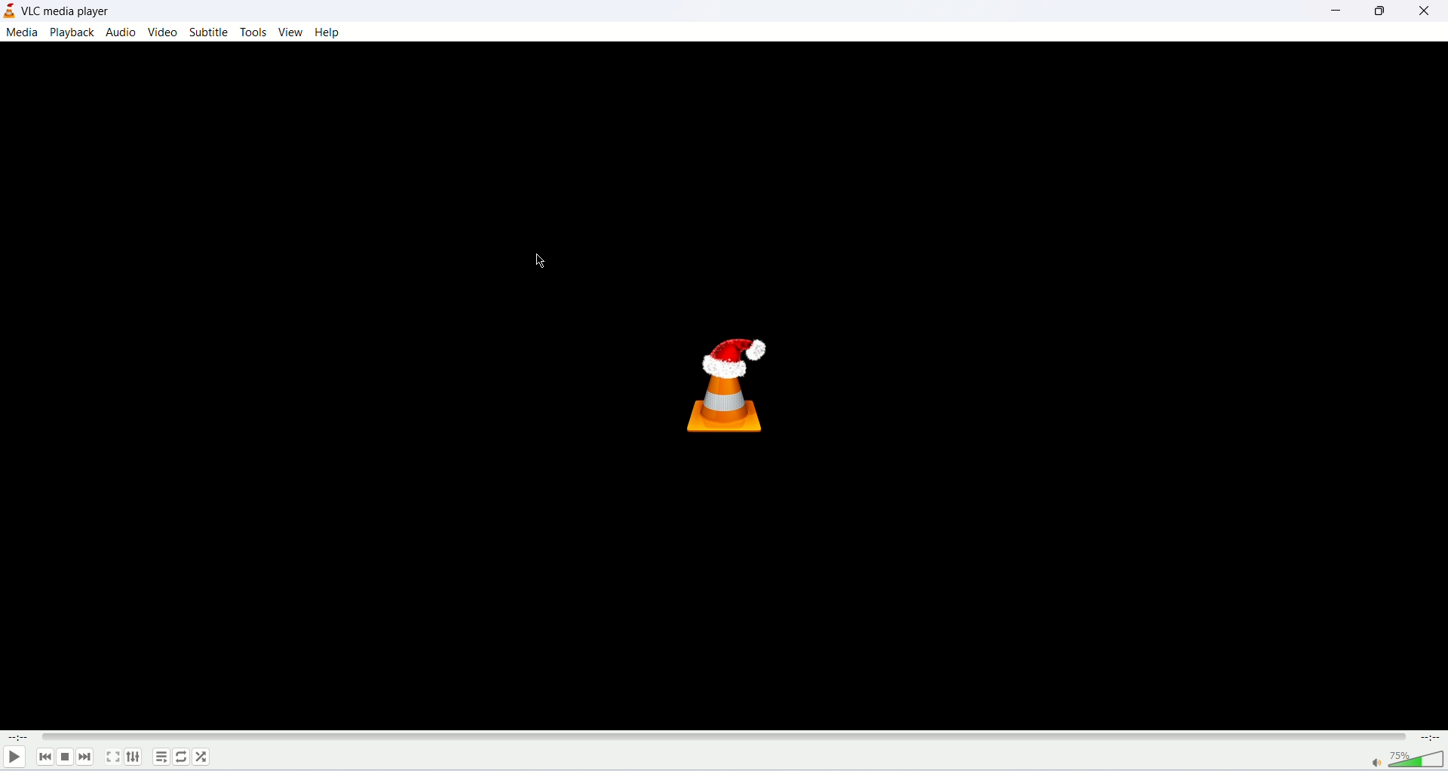 This screenshot has height=771, width=1448. I want to click on play/pause, so click(14, 758).